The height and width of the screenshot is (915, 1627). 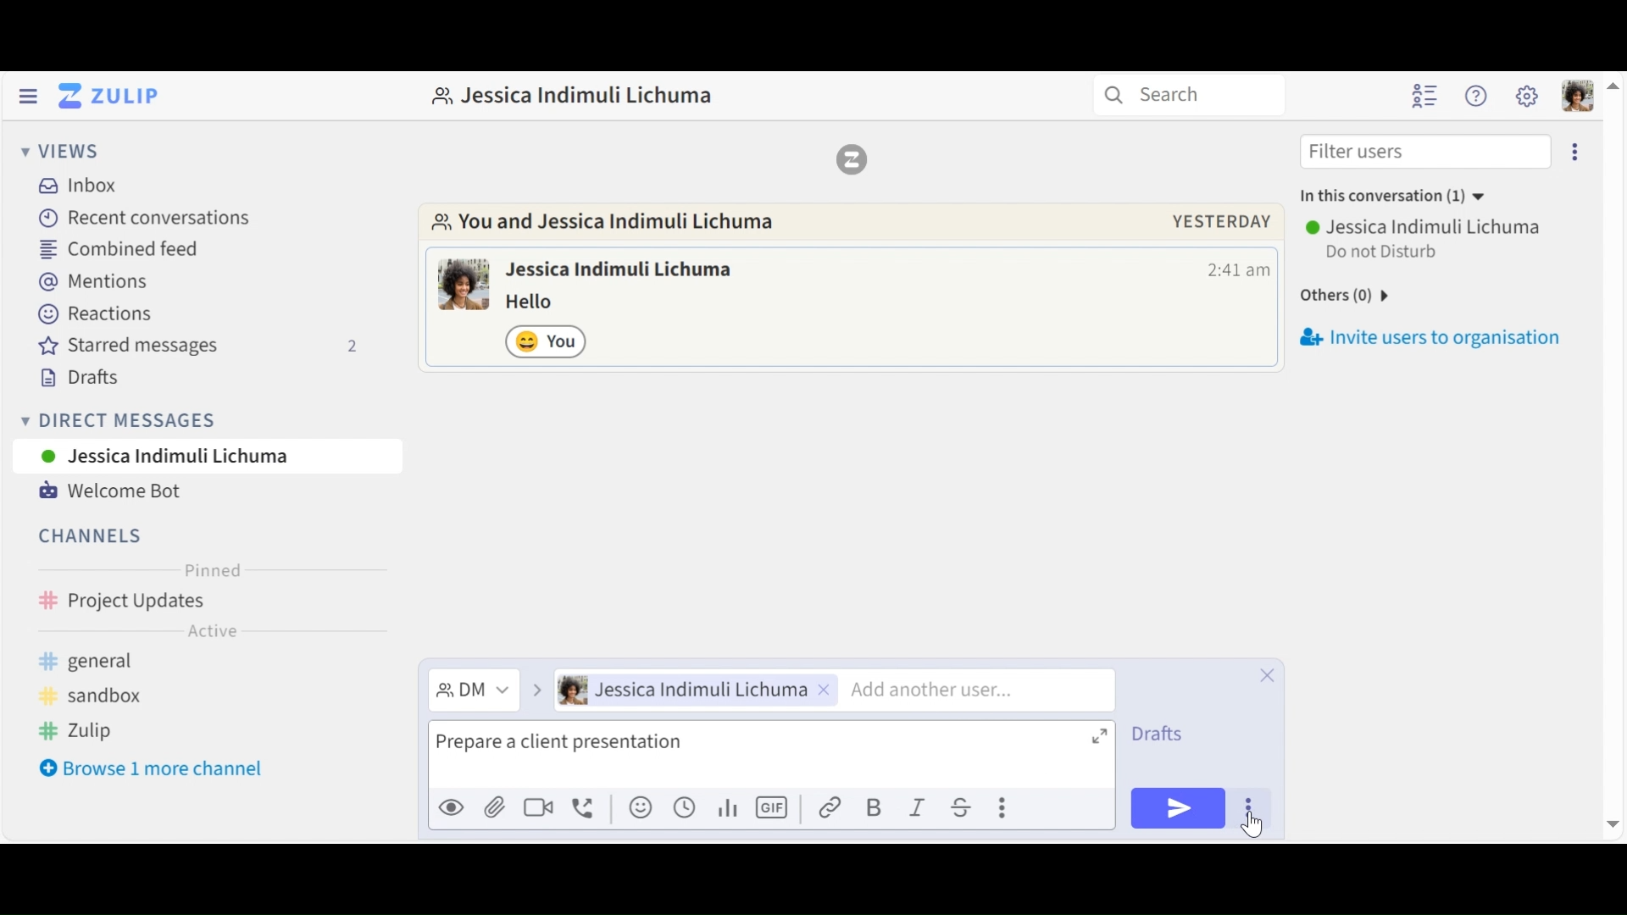 What do you see at coordinates (1435, 334) in the screenshot?
I see `Invite users to organisation` at bounding box center [1435, 334].